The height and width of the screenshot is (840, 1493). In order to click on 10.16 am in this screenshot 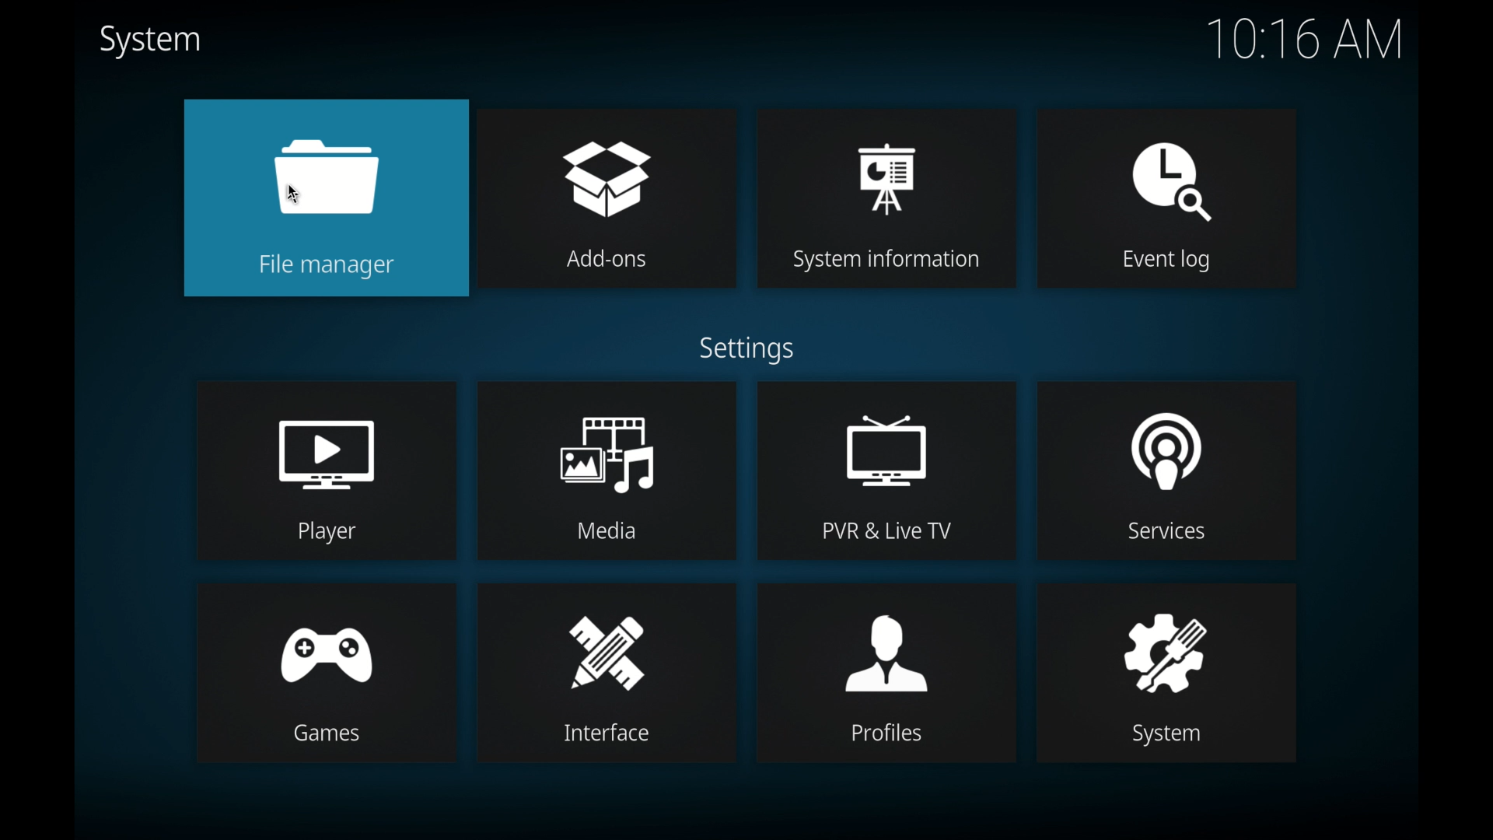, I will do `click(1306, 40)`.